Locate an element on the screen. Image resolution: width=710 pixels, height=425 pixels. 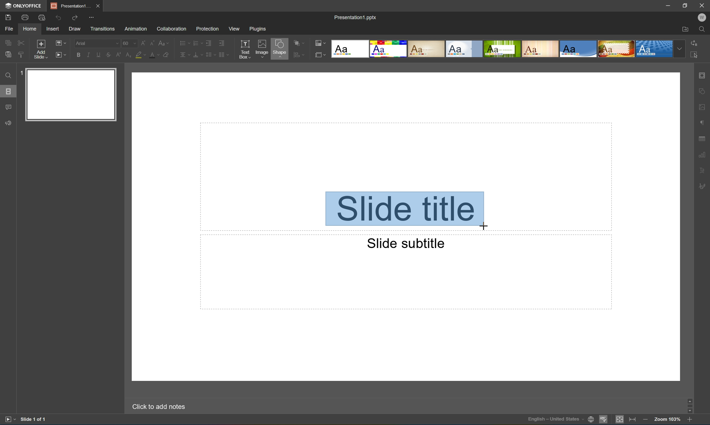
File is located at coordinates (11, 29).